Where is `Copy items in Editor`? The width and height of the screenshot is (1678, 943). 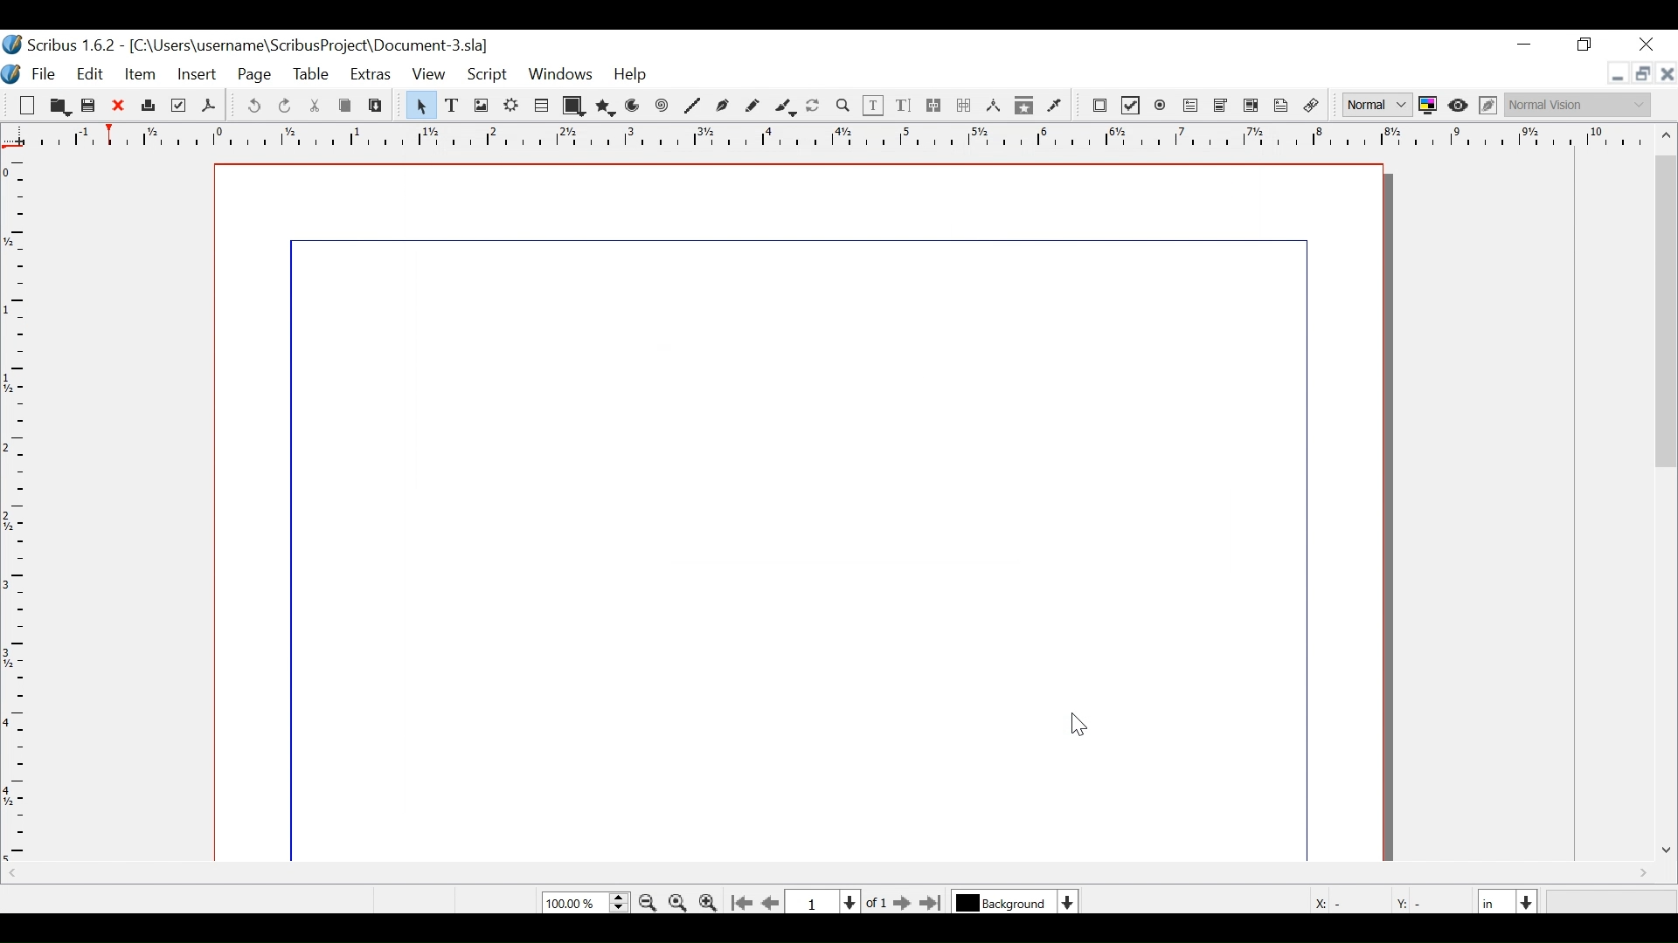 Copy items in Editor is located at coordinates (1024, 107).